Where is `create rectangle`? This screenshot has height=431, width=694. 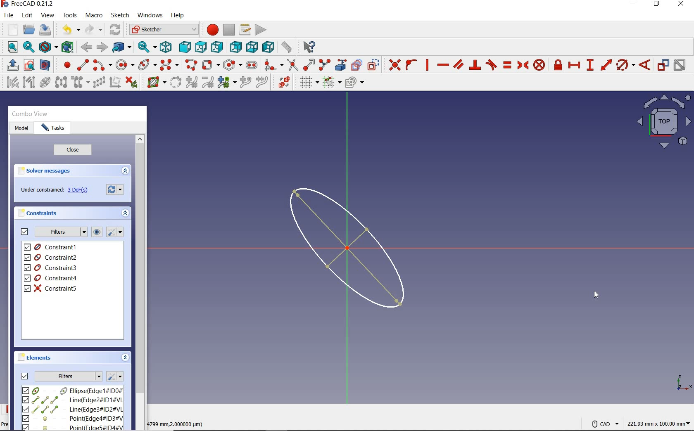
create rectangle is located at coordinates (210, 65).